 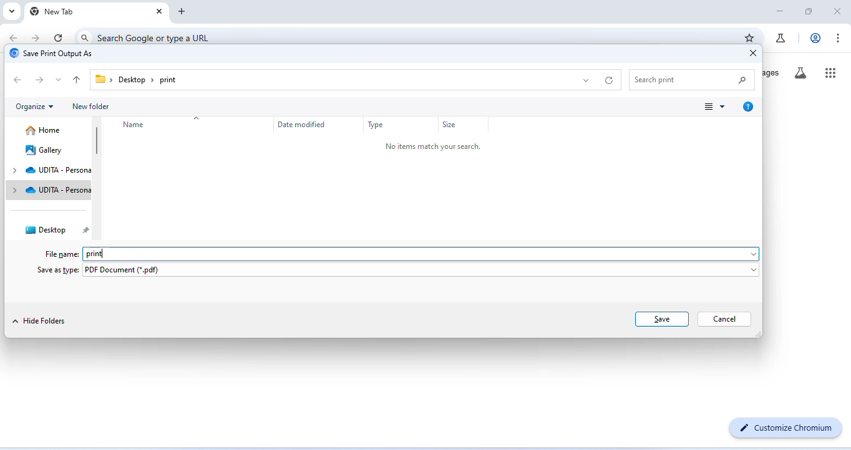 What do you see at coordinates (831, 72) in the screenshot?
I see `google apps` at bounding box center [831, 72].